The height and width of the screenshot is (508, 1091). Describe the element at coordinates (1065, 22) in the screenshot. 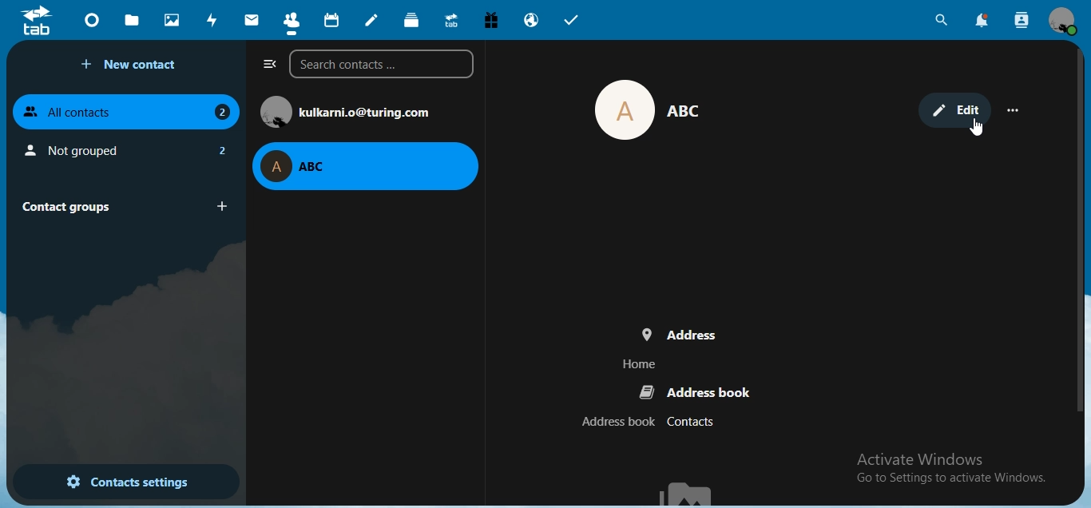

I see `view profile` at that location.